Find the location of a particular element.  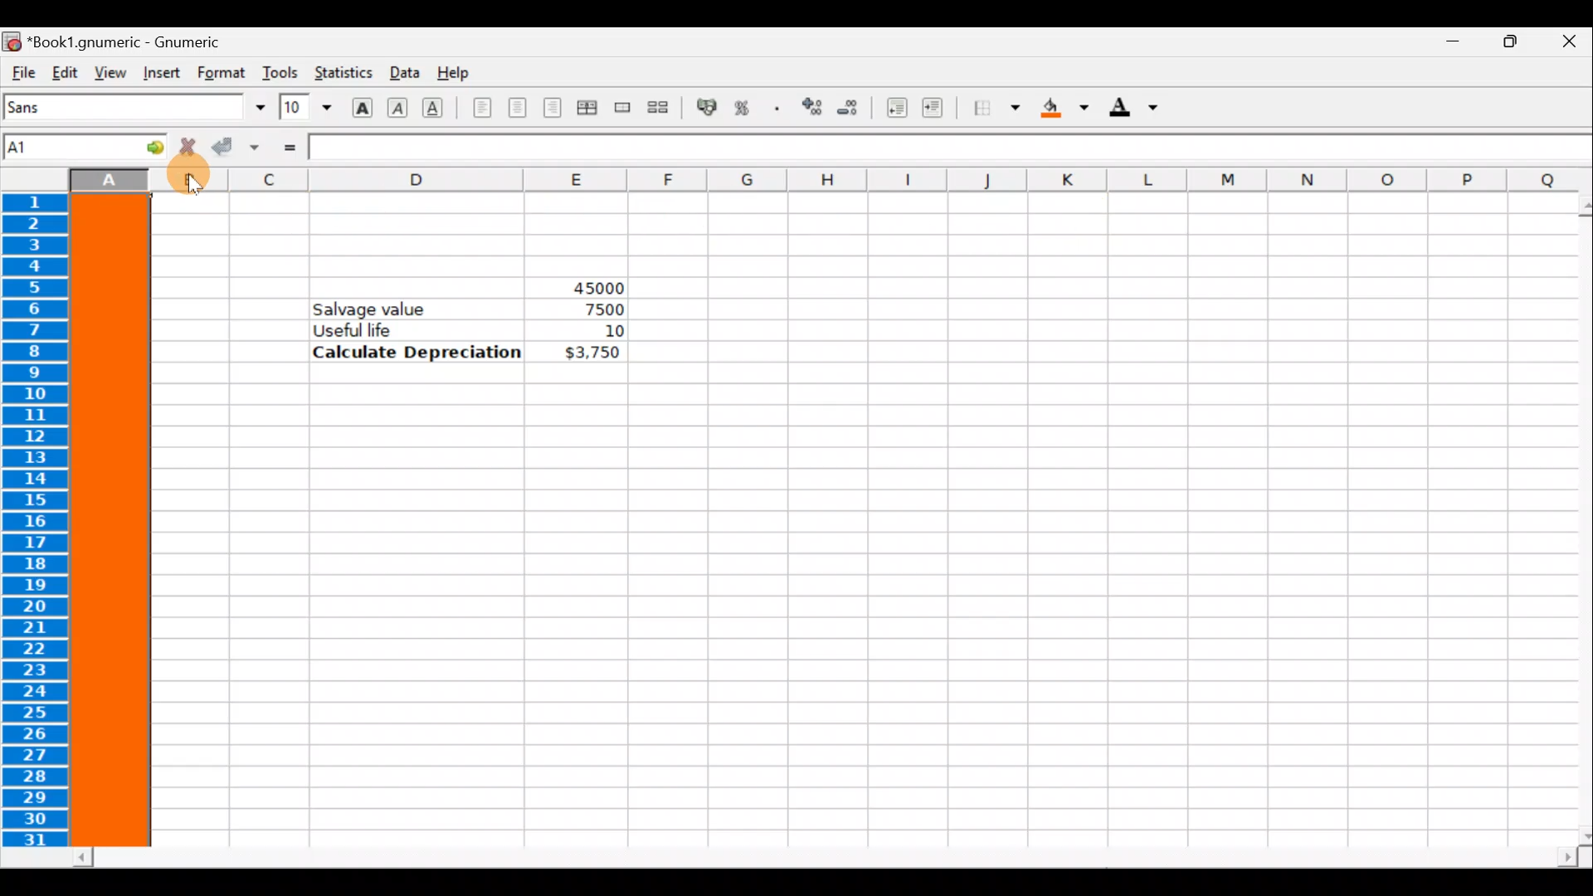

Tools is located at coordinates (280, 72).